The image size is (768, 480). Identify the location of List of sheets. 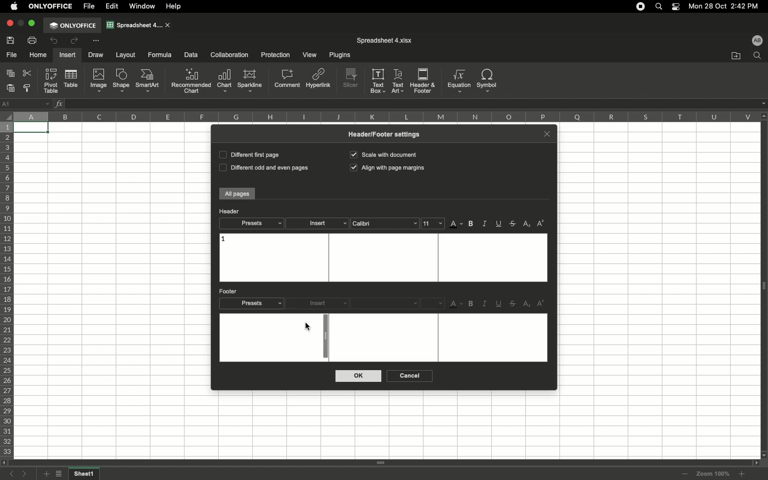
(61, 475).